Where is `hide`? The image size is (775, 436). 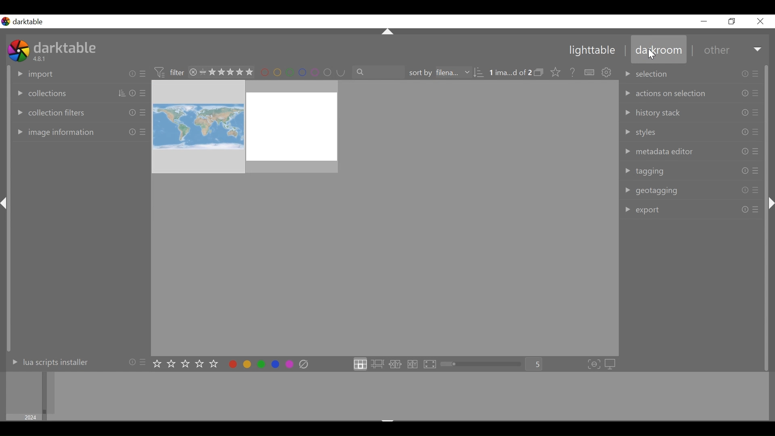 hide is located at coordinates (6, 205).